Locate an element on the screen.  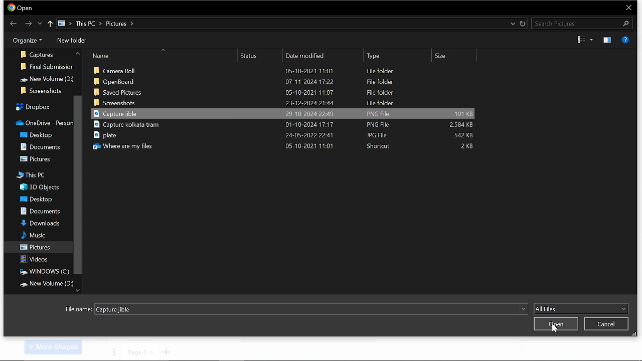
preview pane is located at coordinates (606, 40).